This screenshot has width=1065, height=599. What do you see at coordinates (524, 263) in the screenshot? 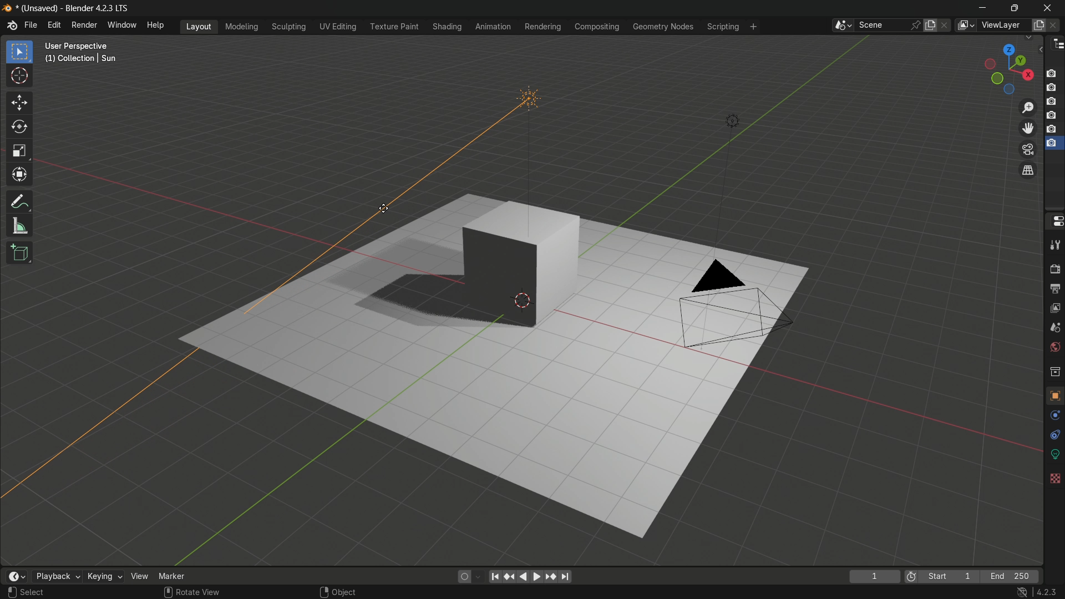
I see `cube` at bounding box center [524, 263].